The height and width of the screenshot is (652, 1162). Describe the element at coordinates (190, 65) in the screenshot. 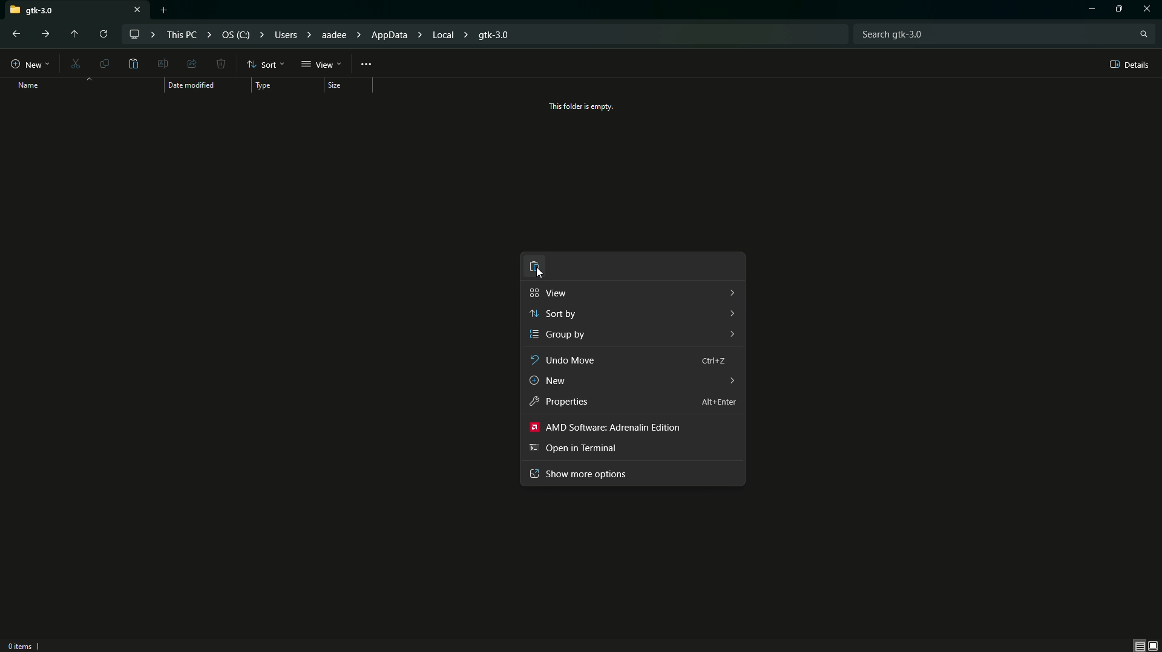

I see `Share` at that location.